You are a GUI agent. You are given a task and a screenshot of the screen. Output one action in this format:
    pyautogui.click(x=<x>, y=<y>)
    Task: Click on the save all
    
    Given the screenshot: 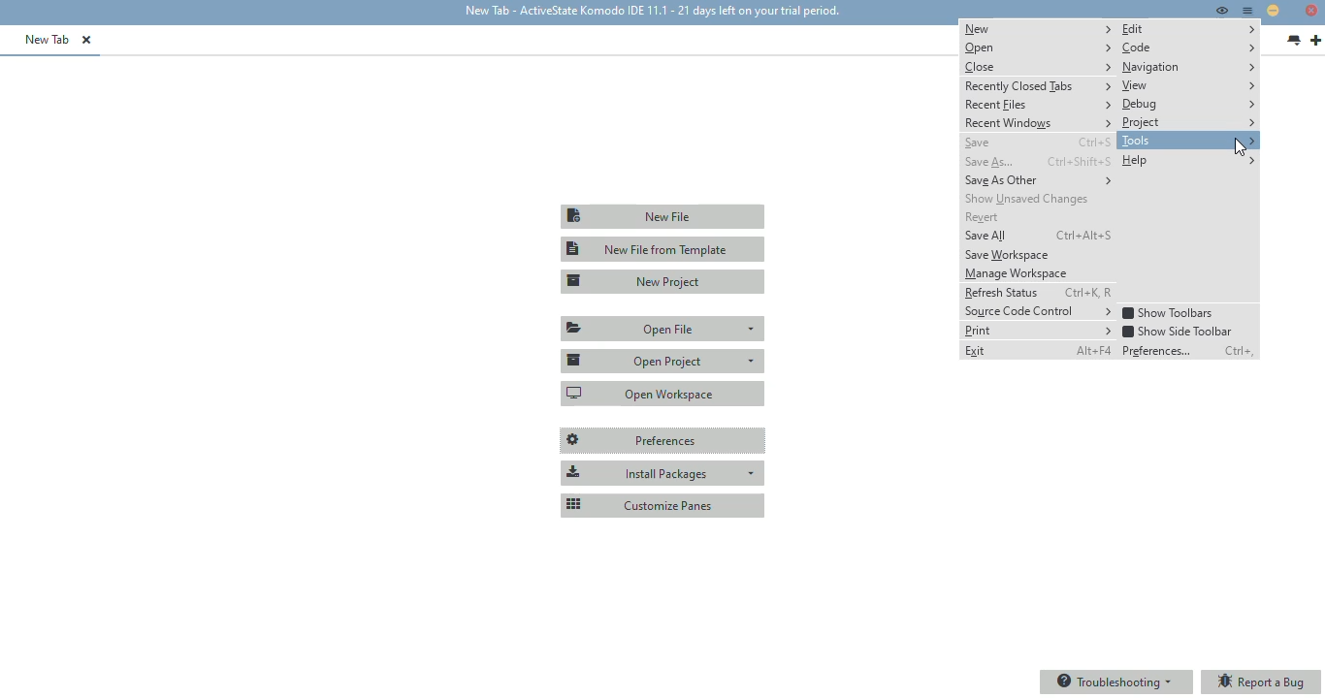 What is the action you would take?
    pyautogui.click(x=986, y=236)
    